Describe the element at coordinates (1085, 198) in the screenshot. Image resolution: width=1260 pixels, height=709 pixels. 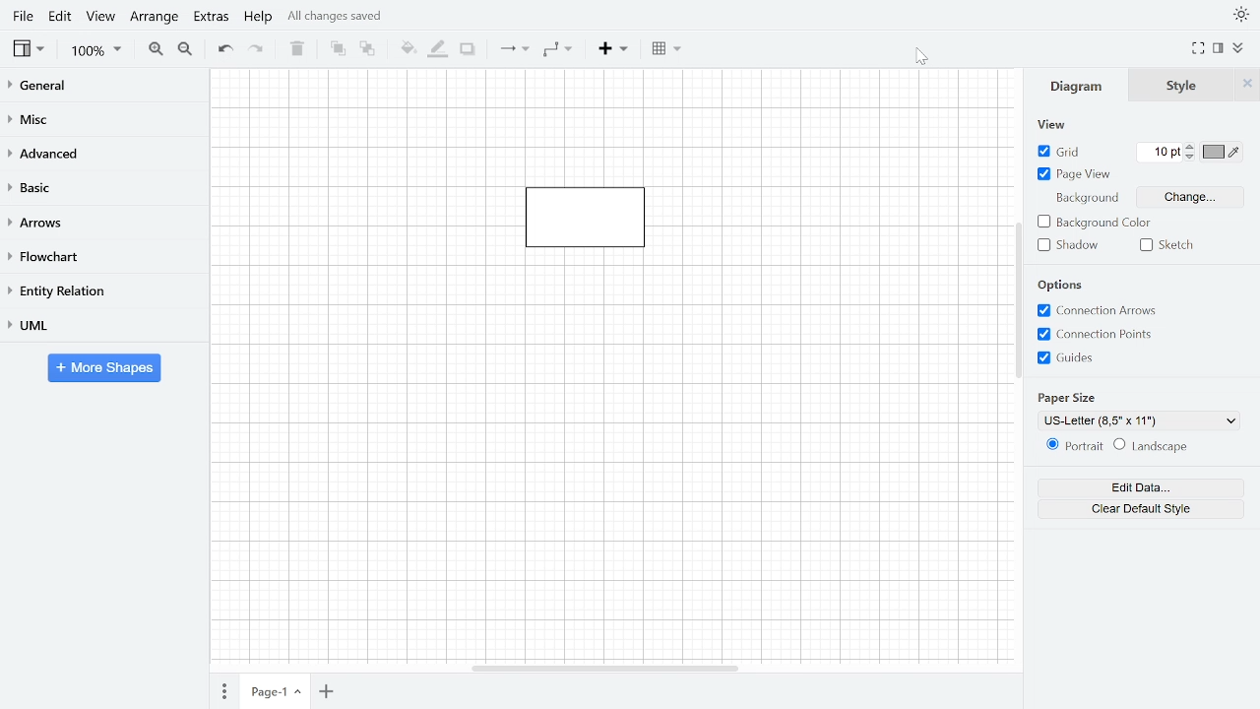
I see `Background` at that location.